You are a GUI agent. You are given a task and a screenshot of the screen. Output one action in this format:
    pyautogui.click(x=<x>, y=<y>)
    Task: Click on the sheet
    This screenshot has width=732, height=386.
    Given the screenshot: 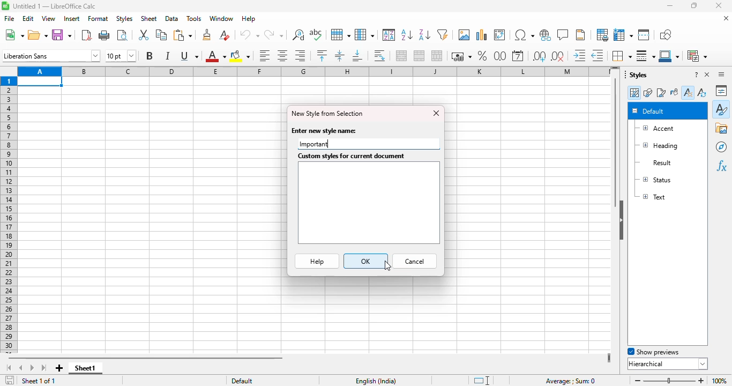 What is the action you would take?
    pyautogui.click(x=148, y=19)
    